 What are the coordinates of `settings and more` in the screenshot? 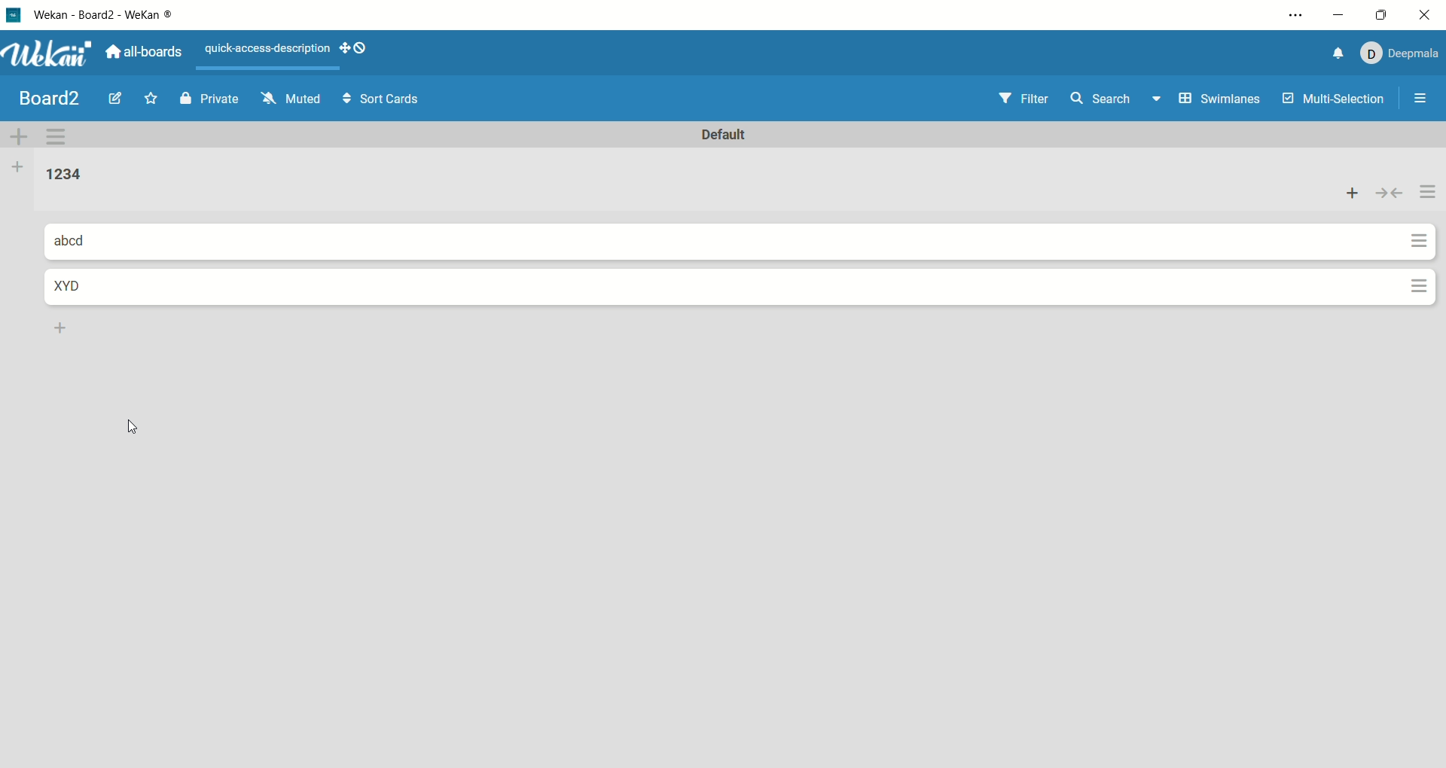 It's located at (1294, 17).